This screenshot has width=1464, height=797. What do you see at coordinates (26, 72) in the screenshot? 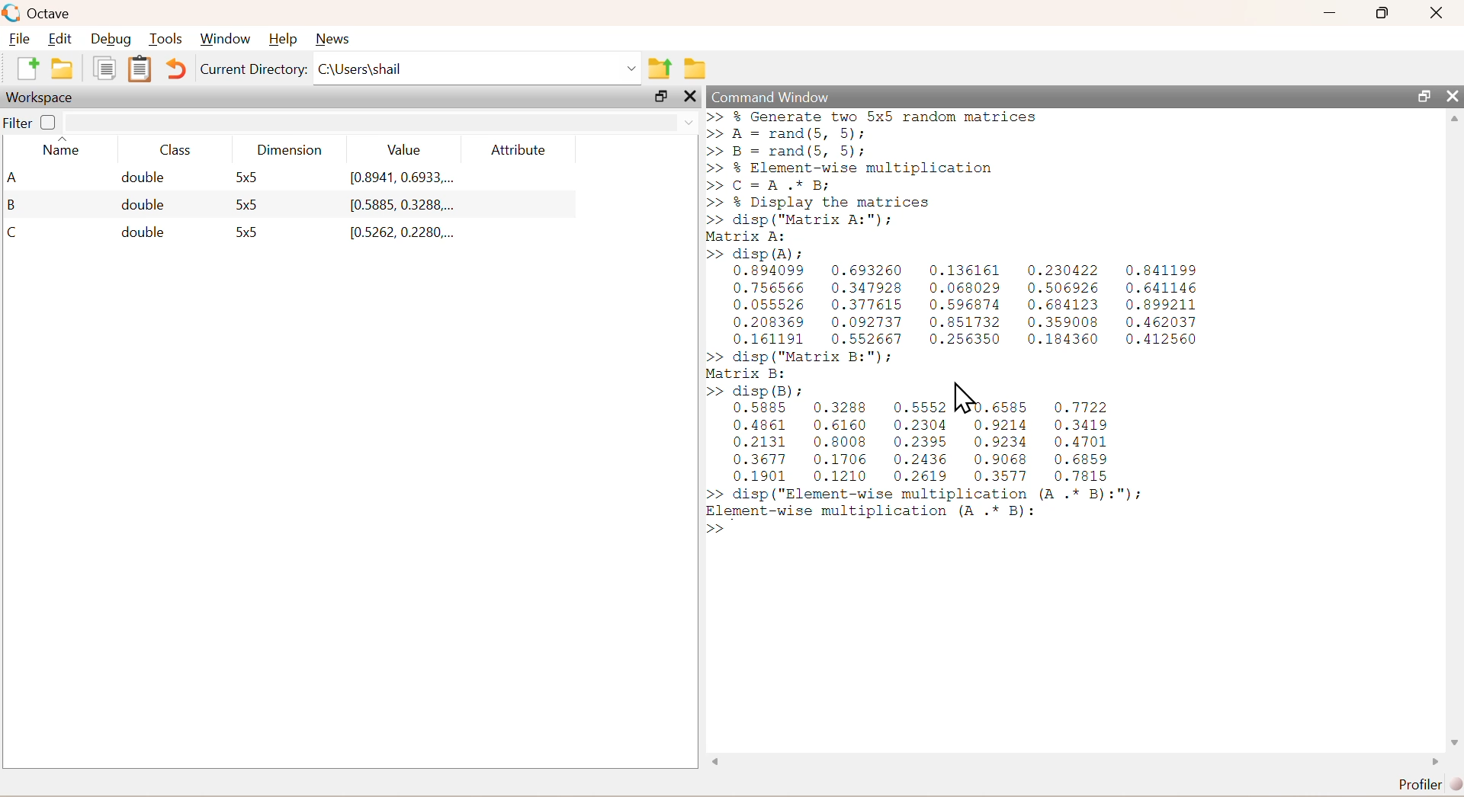
I see `New script` at bounding box center [26, 72].